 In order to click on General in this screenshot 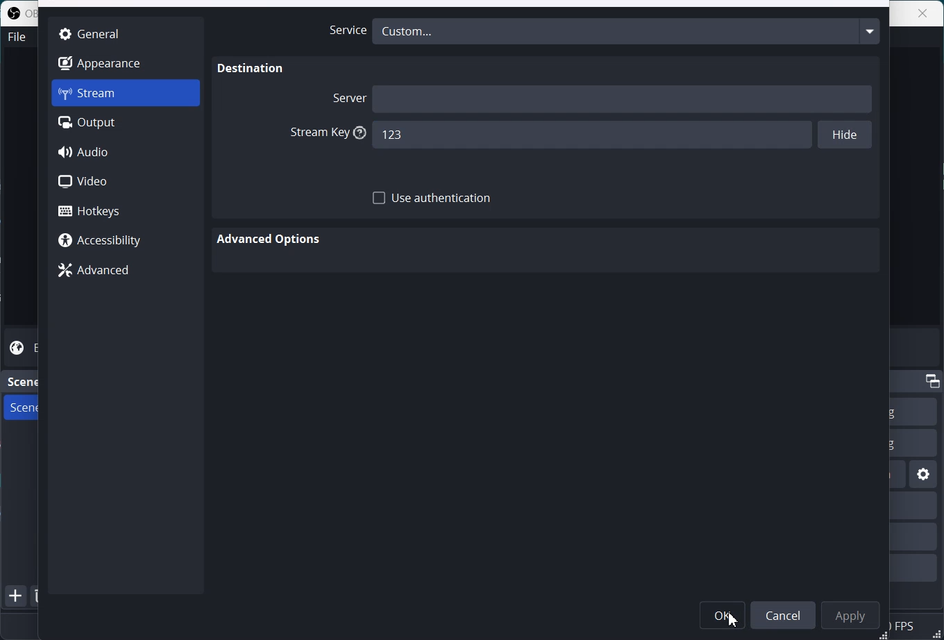, I will do `click(125, 33)`.